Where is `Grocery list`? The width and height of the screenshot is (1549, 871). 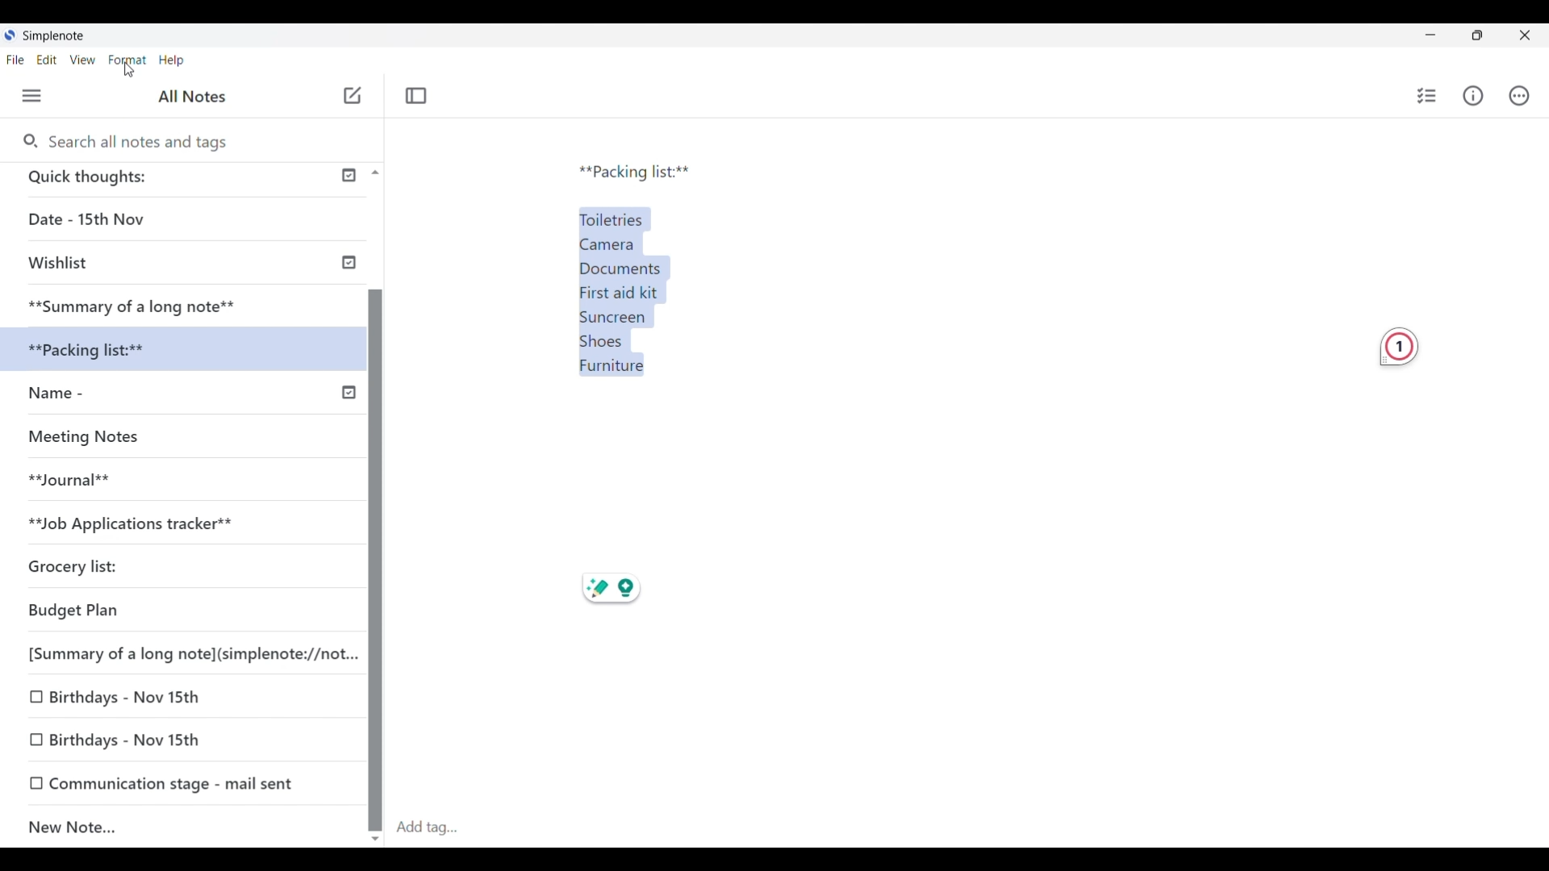
Grocery list is located at coordinates (141, 562).